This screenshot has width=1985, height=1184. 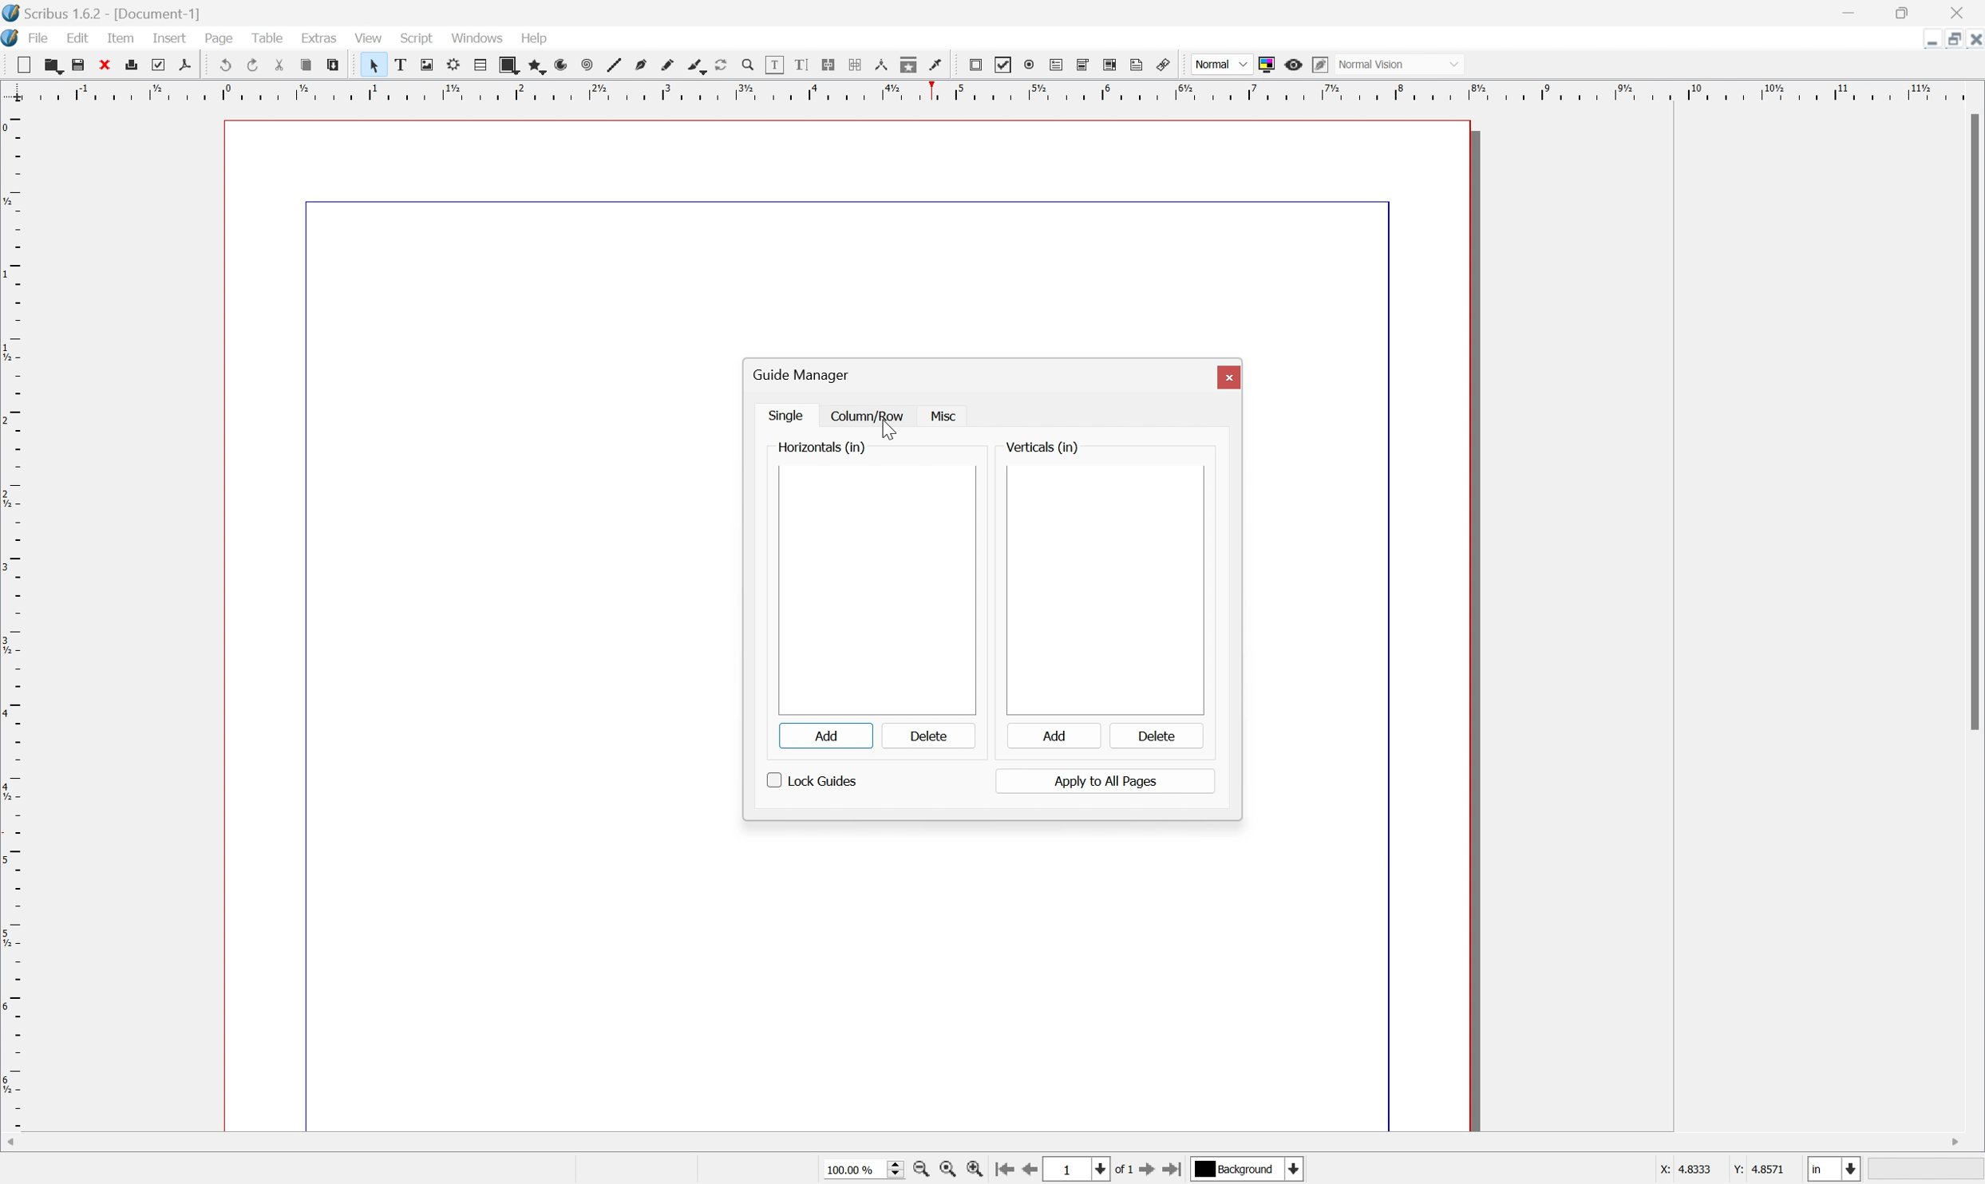 I want to click on line, so click(x=615, y=65).